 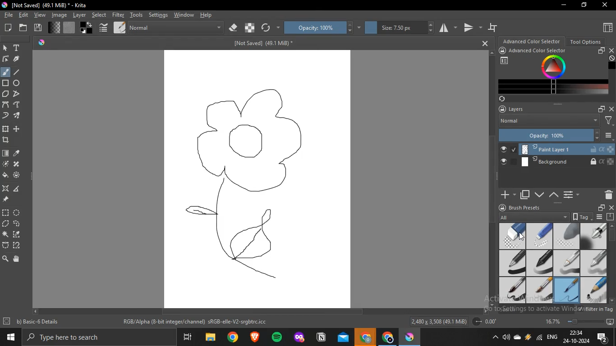 What do you see at coordinates (35, 311) in the screenshot?
I see `left` at bounding box center [35, 311].